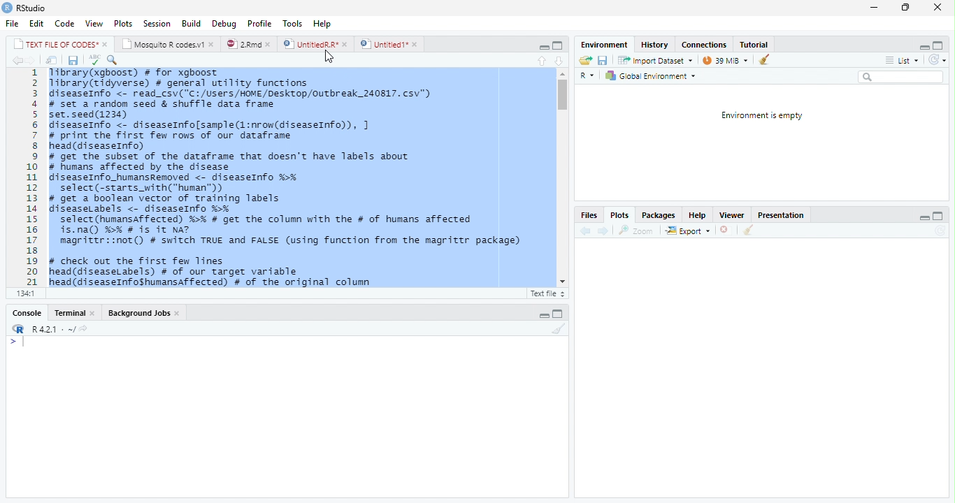 The image size is (955, 503). Describe the element at coordinates (589, 215) in the screenshot. I see `Files` at that location.